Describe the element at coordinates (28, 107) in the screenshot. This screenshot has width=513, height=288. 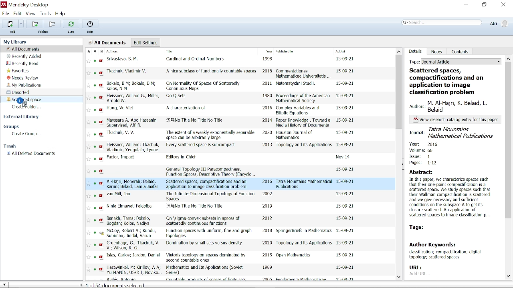
I see `Create folder` at that location.